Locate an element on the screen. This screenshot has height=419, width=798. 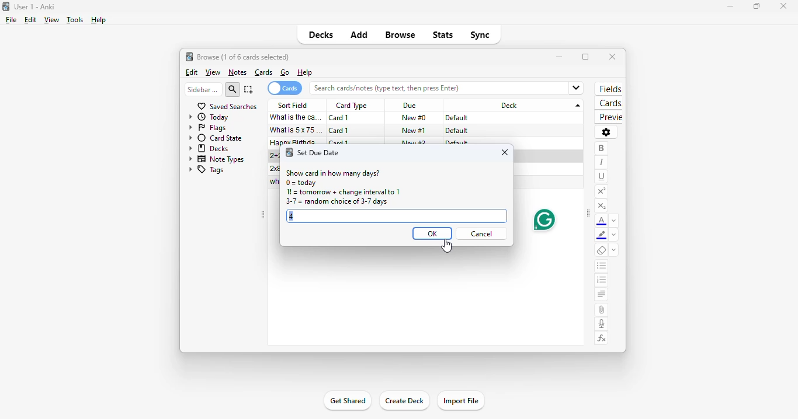
change color is located at coordinates (614, 236).